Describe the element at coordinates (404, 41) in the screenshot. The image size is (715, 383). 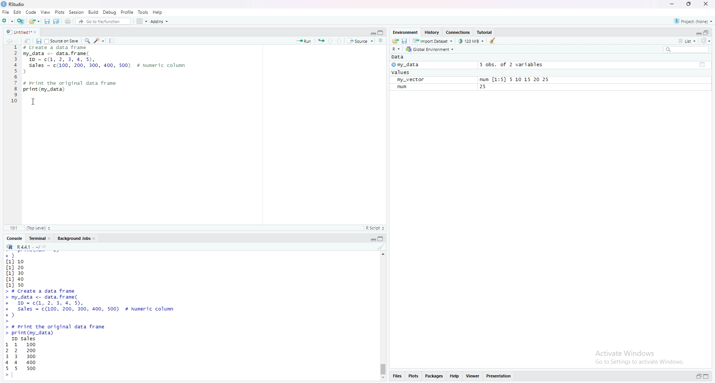
I see `save workspace as` at that location.